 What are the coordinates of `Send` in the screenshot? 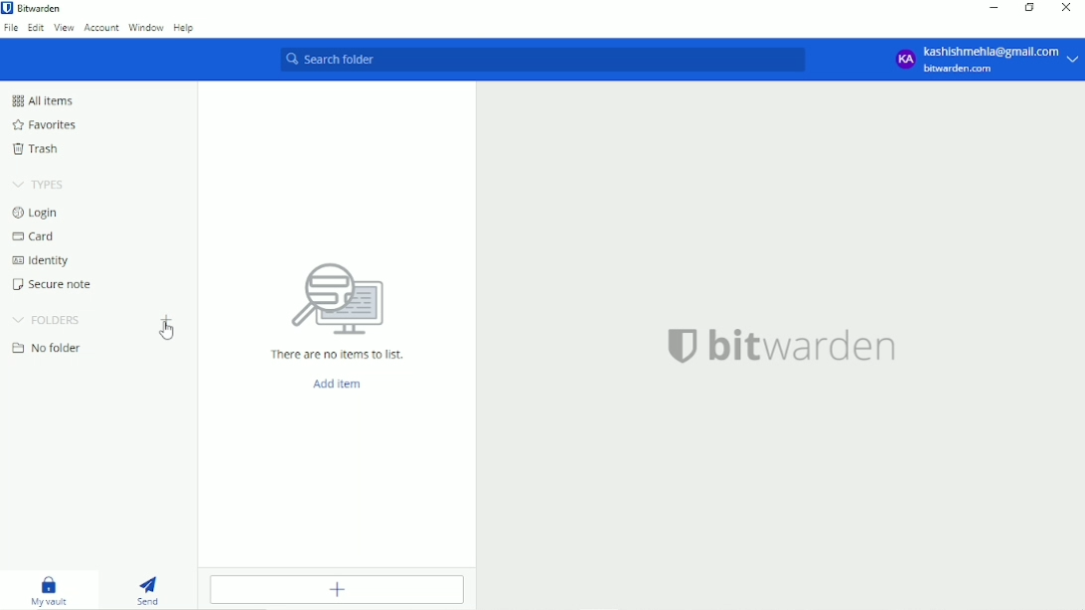 It's located at (153, 590).